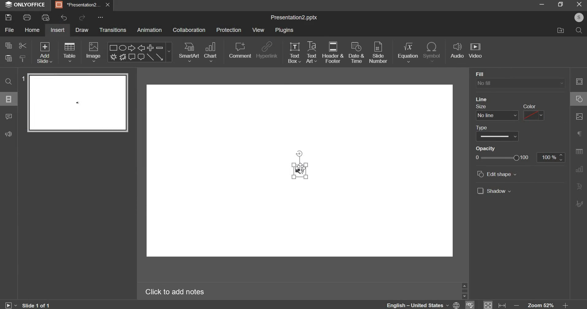  Describe the element at coordinates (285, 30) in the screenshot. I see `plugins` at that location.